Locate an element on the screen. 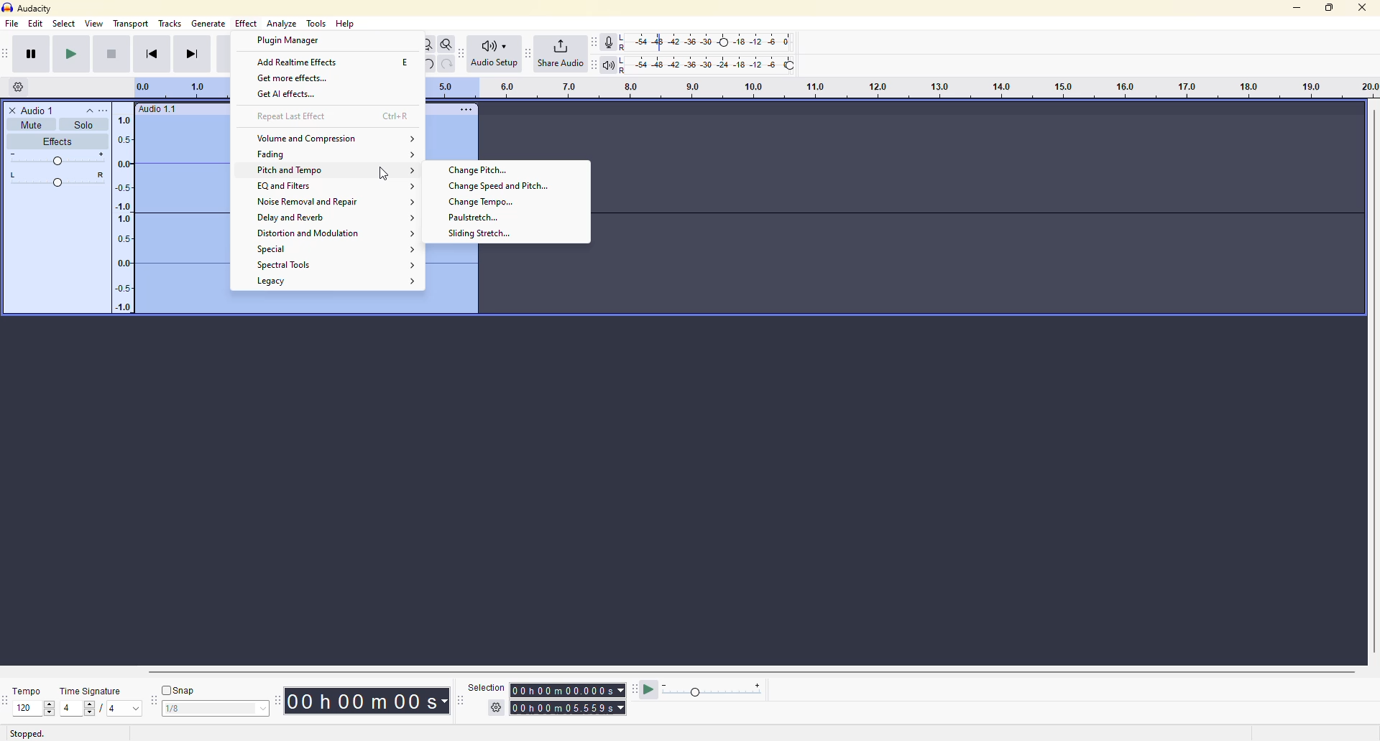  share audio toolbar is located at coordinates (527, 53).